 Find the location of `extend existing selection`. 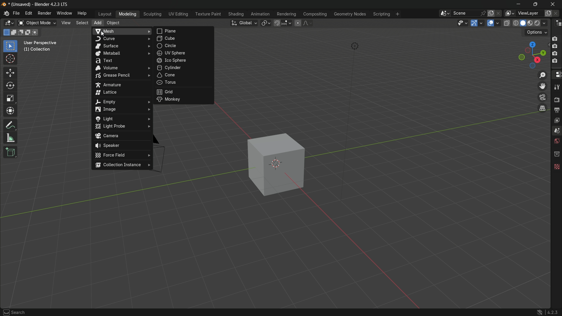

extend existing selection is located at coordinates (14, 32).